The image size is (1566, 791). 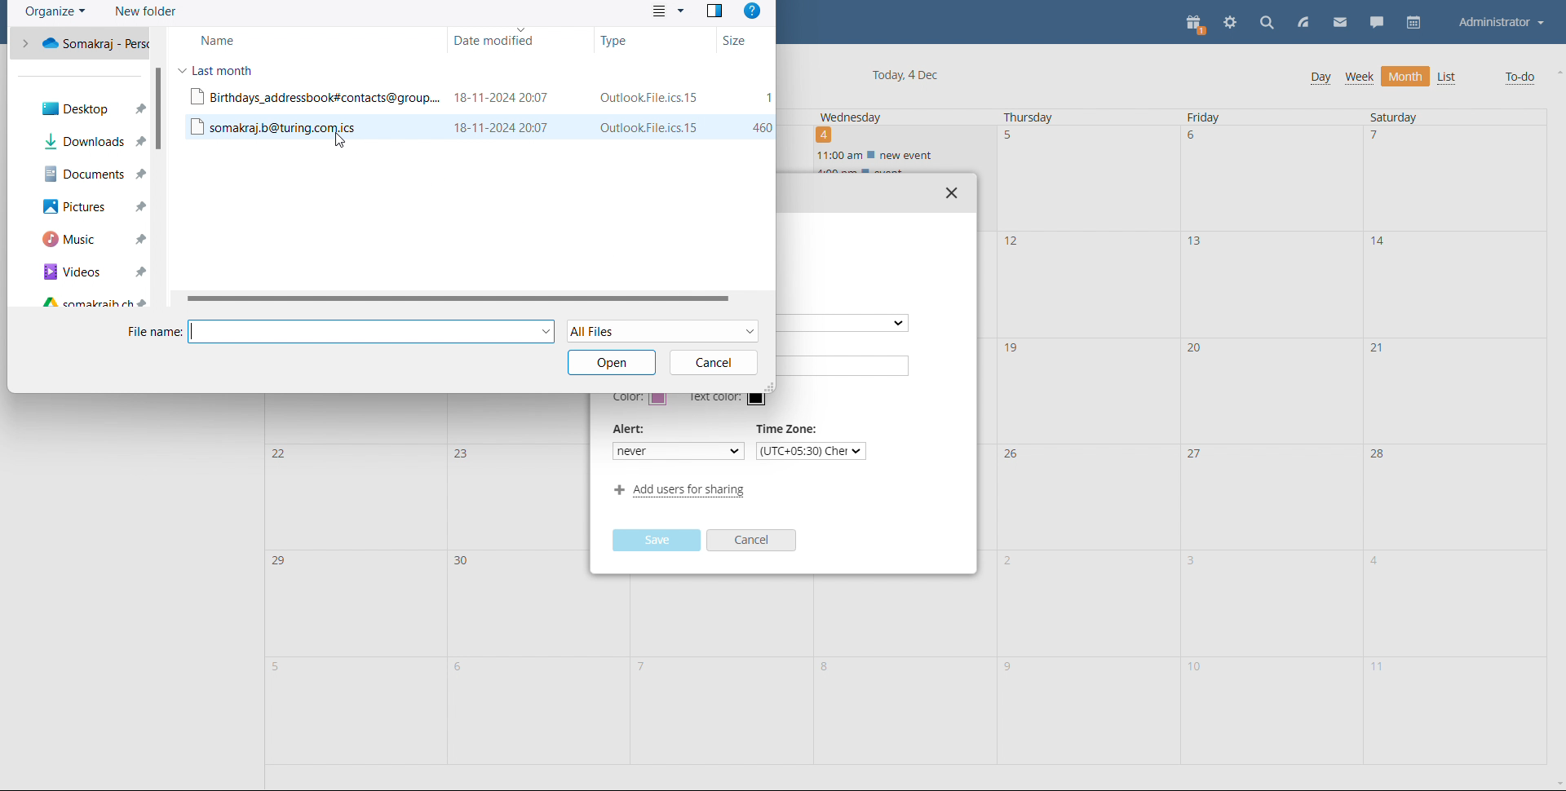 I want to click on , so click(x=741, y=38).